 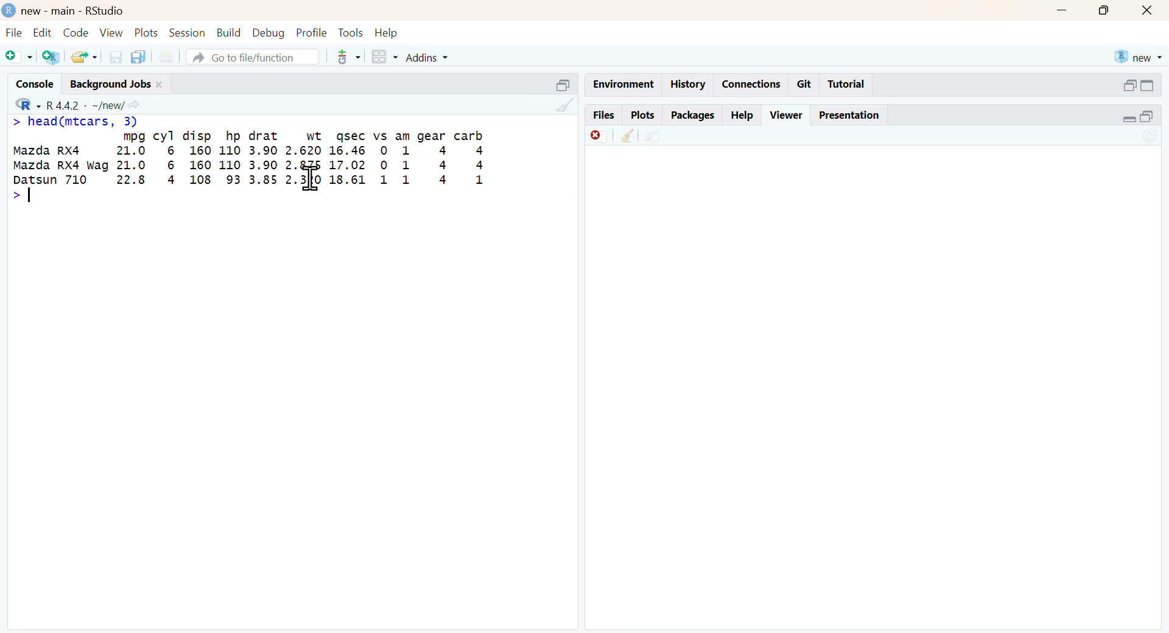 What do you see at coordinates (1150, 12) in the screenshot?
I see `close` at bounding box center [1150, 12].